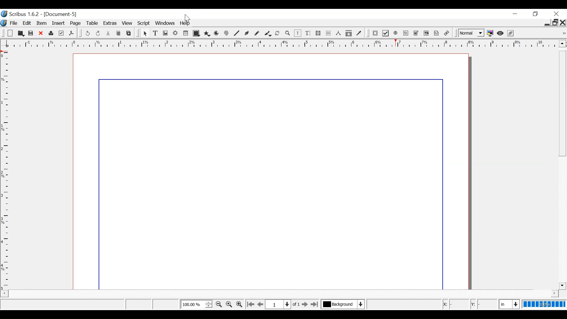 The image size is (567, 319). I want to click on Zoom in, so click(239, 304).